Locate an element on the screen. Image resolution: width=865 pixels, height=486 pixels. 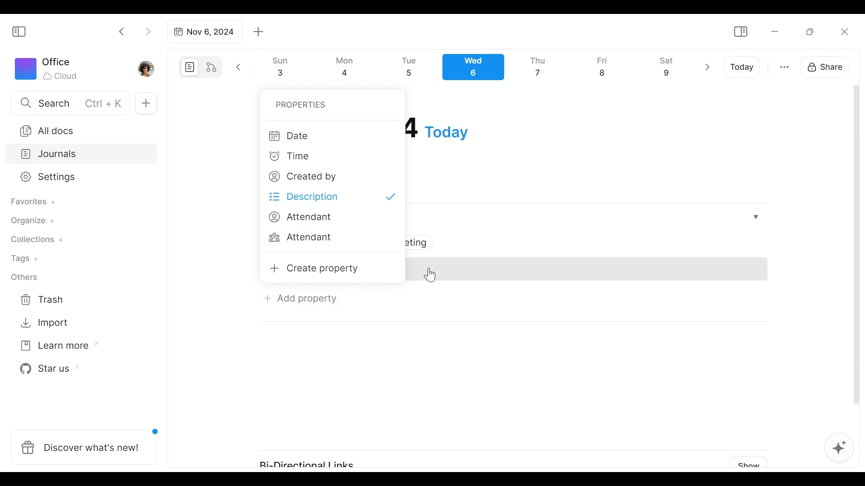
Star us is located at coordinates (47, 369).